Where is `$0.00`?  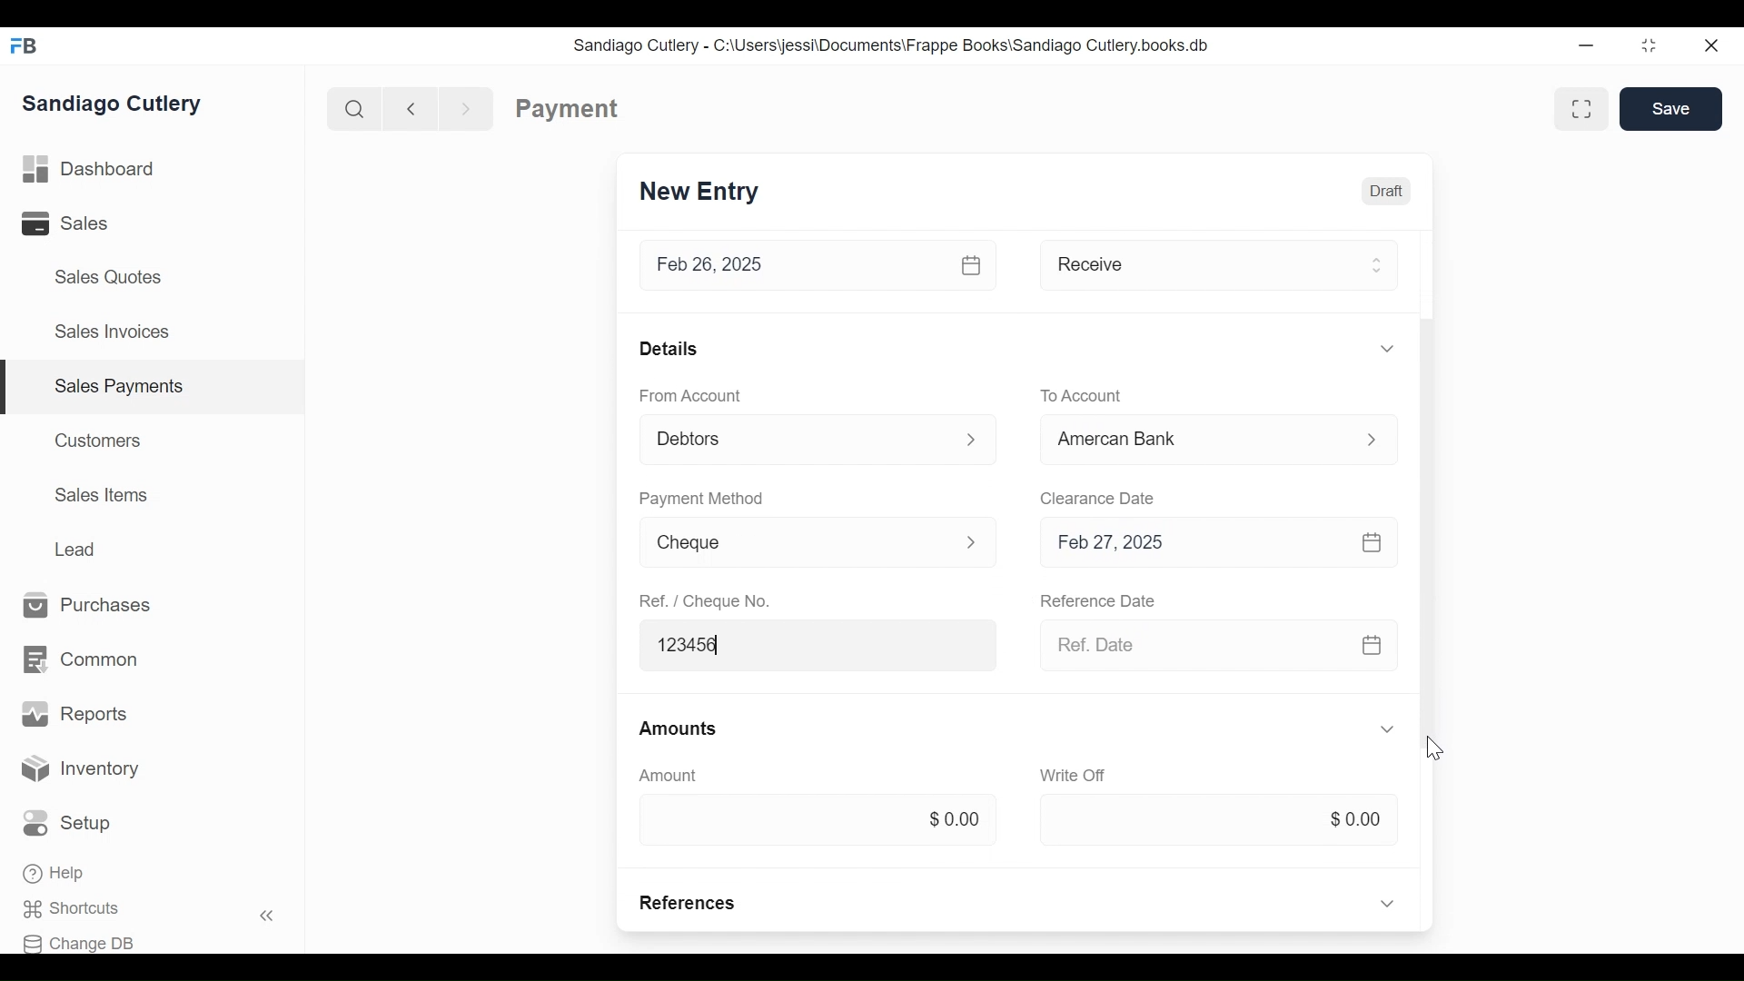
$0.00 is located at coordinates (813, 817).